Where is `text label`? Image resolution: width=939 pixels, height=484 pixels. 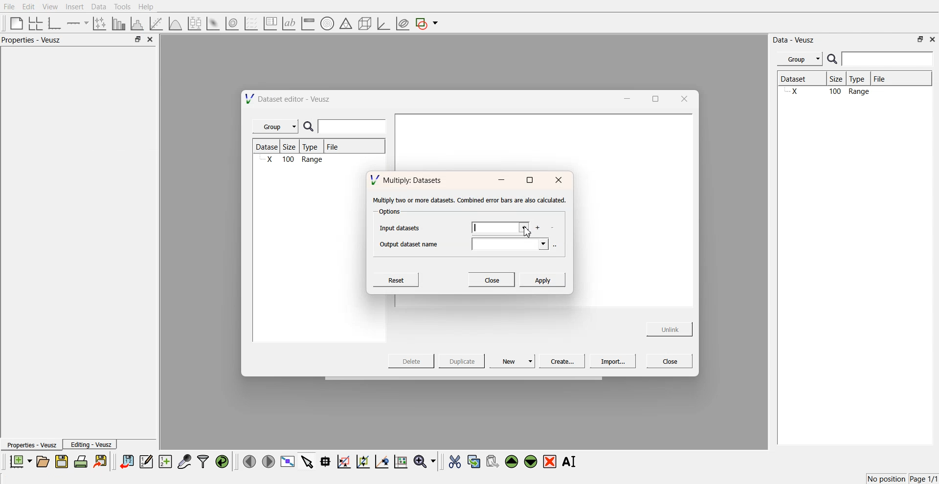 text label is located at coordinates (288, 23).